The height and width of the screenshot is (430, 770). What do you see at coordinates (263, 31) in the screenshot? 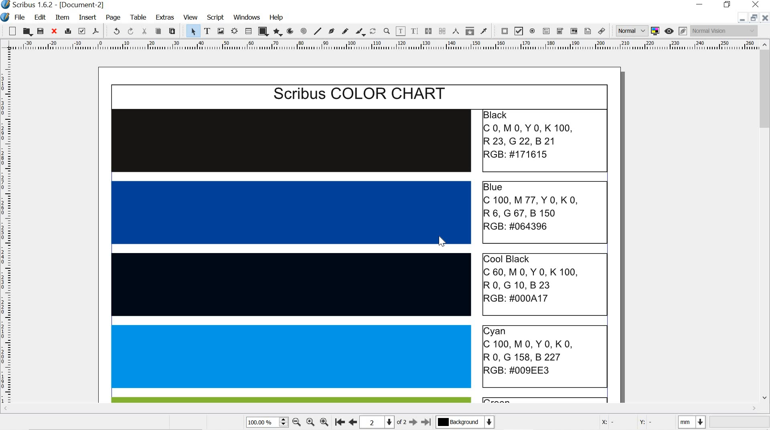
I see `shape` at bounding box center [263, 31].